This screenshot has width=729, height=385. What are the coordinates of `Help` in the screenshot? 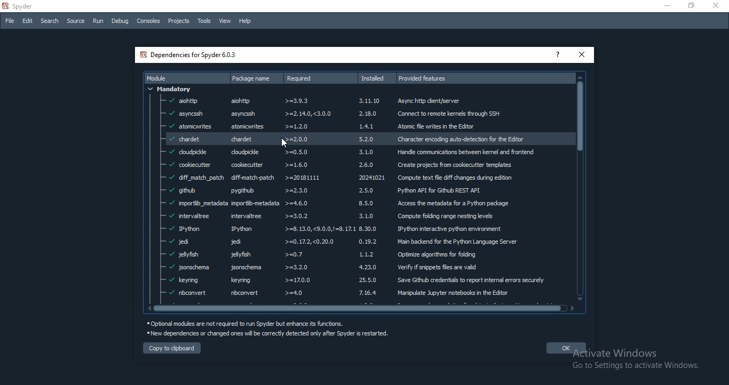 It's located at (245, 21).